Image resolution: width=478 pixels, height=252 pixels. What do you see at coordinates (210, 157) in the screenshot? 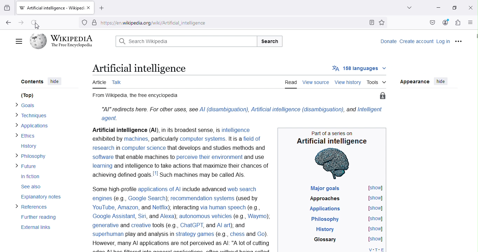
I see `perceive their environment` at bounding box center [210, 157].